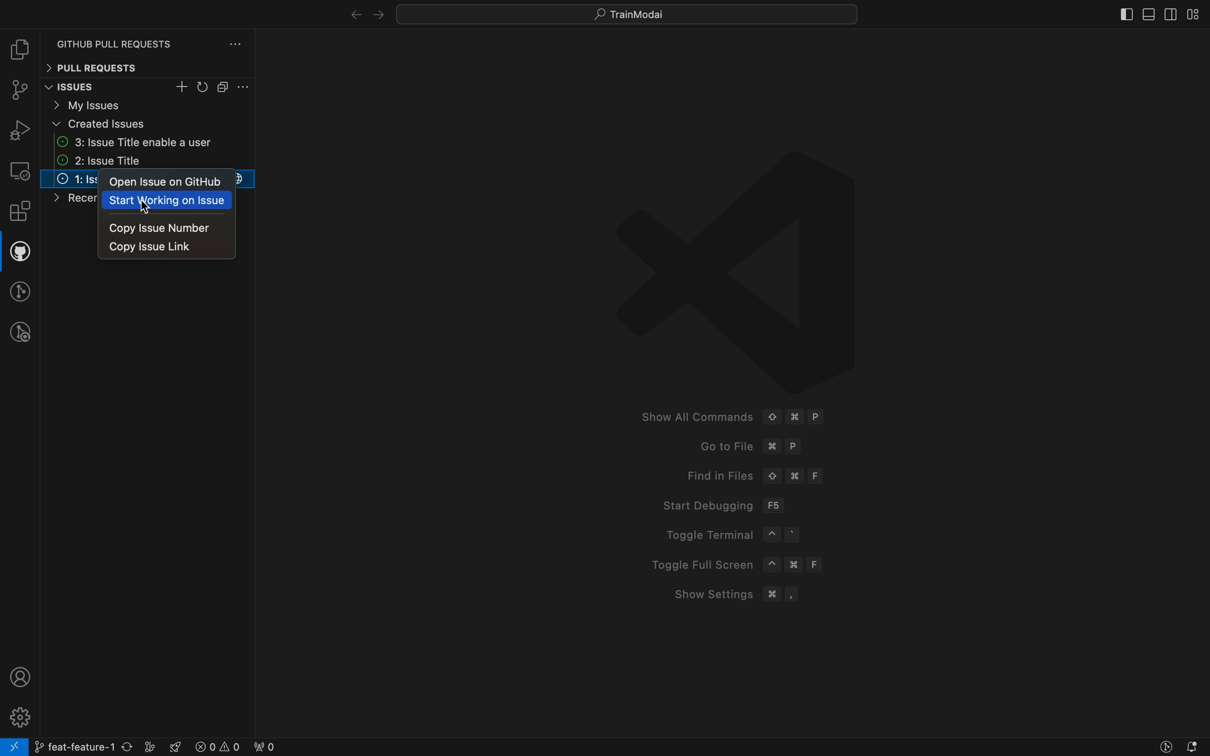 The width and height of the screenshot is (1210, 756). Describe the element at coordinates (19, 51) in the screenshot. I see `file explorer ` at that location.